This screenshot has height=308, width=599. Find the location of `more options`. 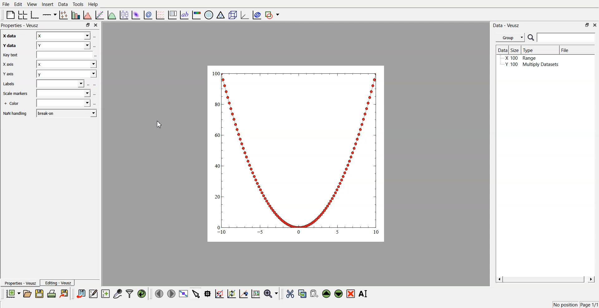

more options is located at coordinates (95, 46).